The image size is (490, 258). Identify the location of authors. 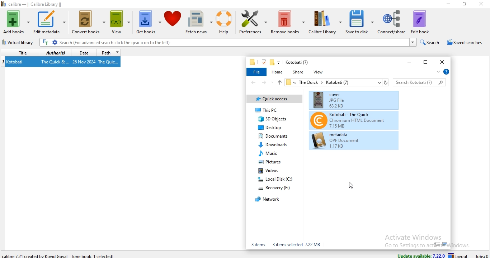
(55, 53).